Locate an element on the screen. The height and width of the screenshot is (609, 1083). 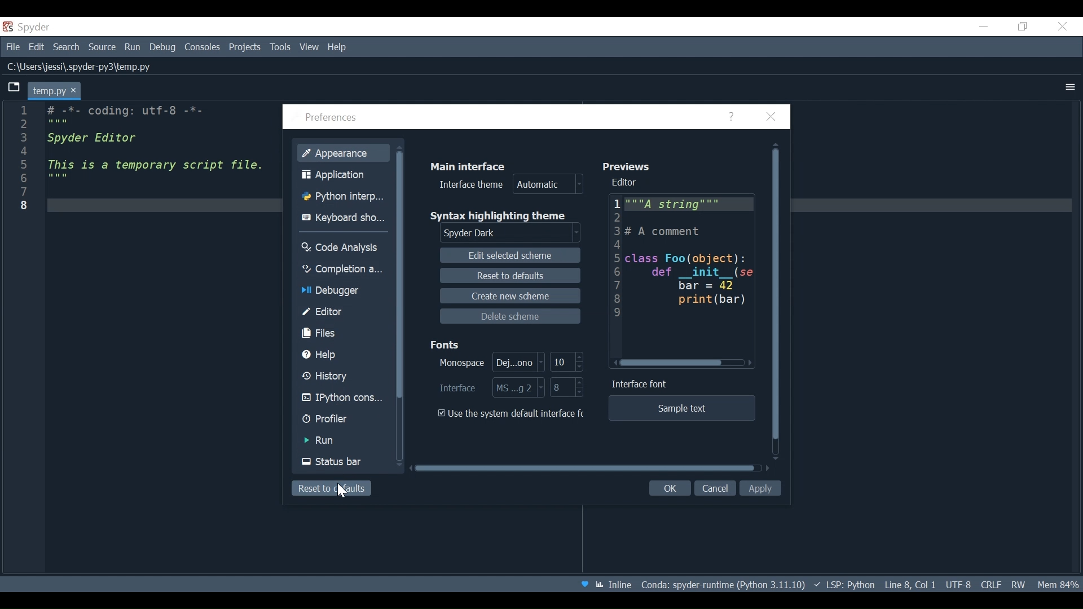
Editor is located at coordinates (627, 183).